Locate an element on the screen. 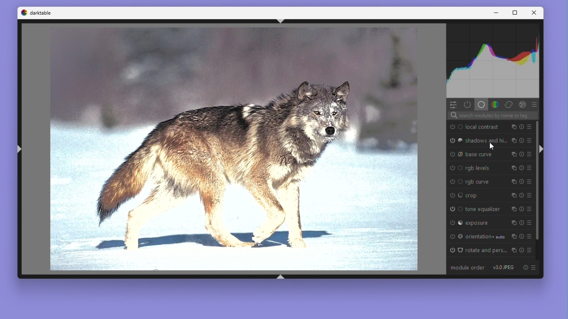  Quick access is located at coordinates (453, 104).